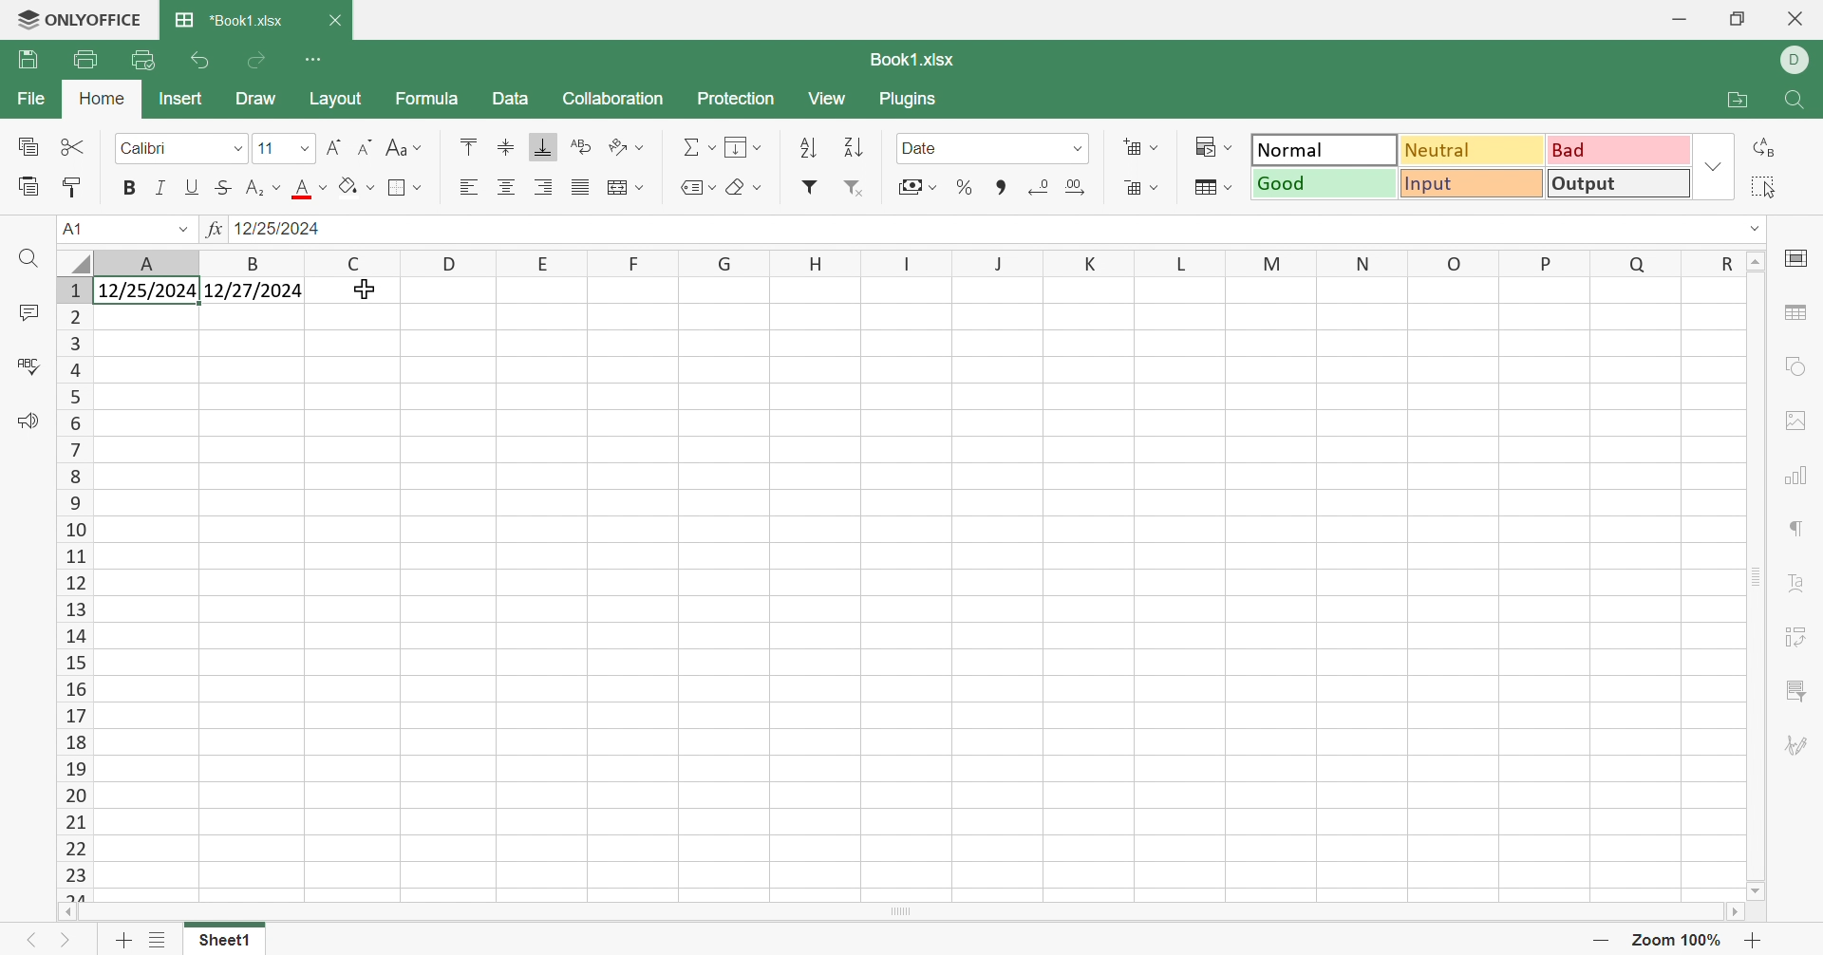  I want to click on File, so click(33, 99).